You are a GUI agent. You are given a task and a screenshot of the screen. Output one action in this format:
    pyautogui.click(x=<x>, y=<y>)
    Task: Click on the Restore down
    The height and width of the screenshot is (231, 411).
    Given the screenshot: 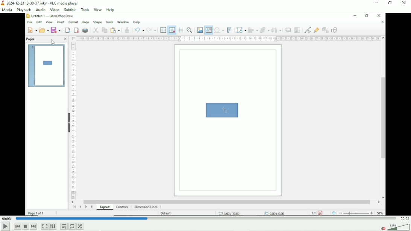 What is the action you would take?
    pyautogui.click(x=391, y=3)
    